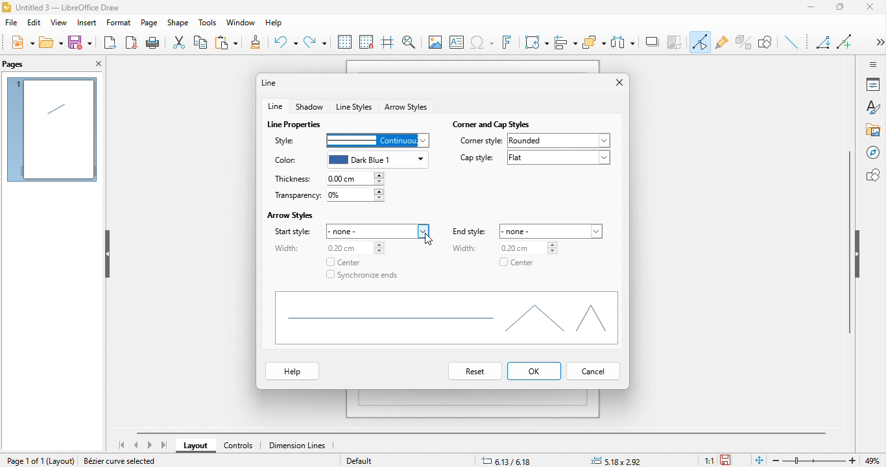 The width and height of the screenshot is (886, 467). Describe the element at coordinates (859, 254) in the screenshot. I see `hide` at that location.